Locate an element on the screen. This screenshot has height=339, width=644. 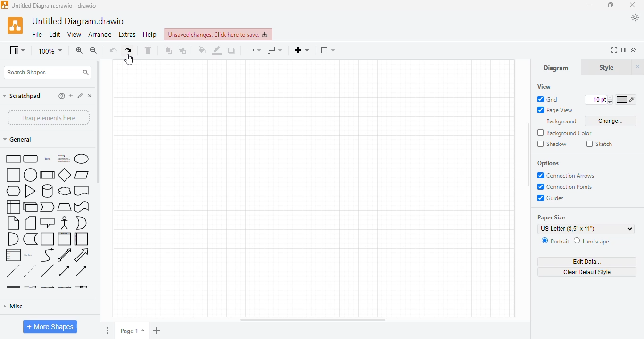
page view is located at coordinates (555, 110).